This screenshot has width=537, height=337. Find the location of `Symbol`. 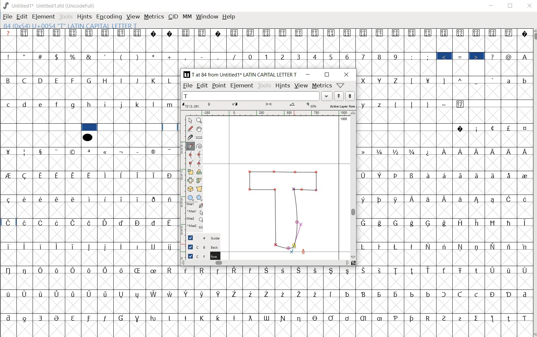

Symbol is located at coordinates (396, 246).